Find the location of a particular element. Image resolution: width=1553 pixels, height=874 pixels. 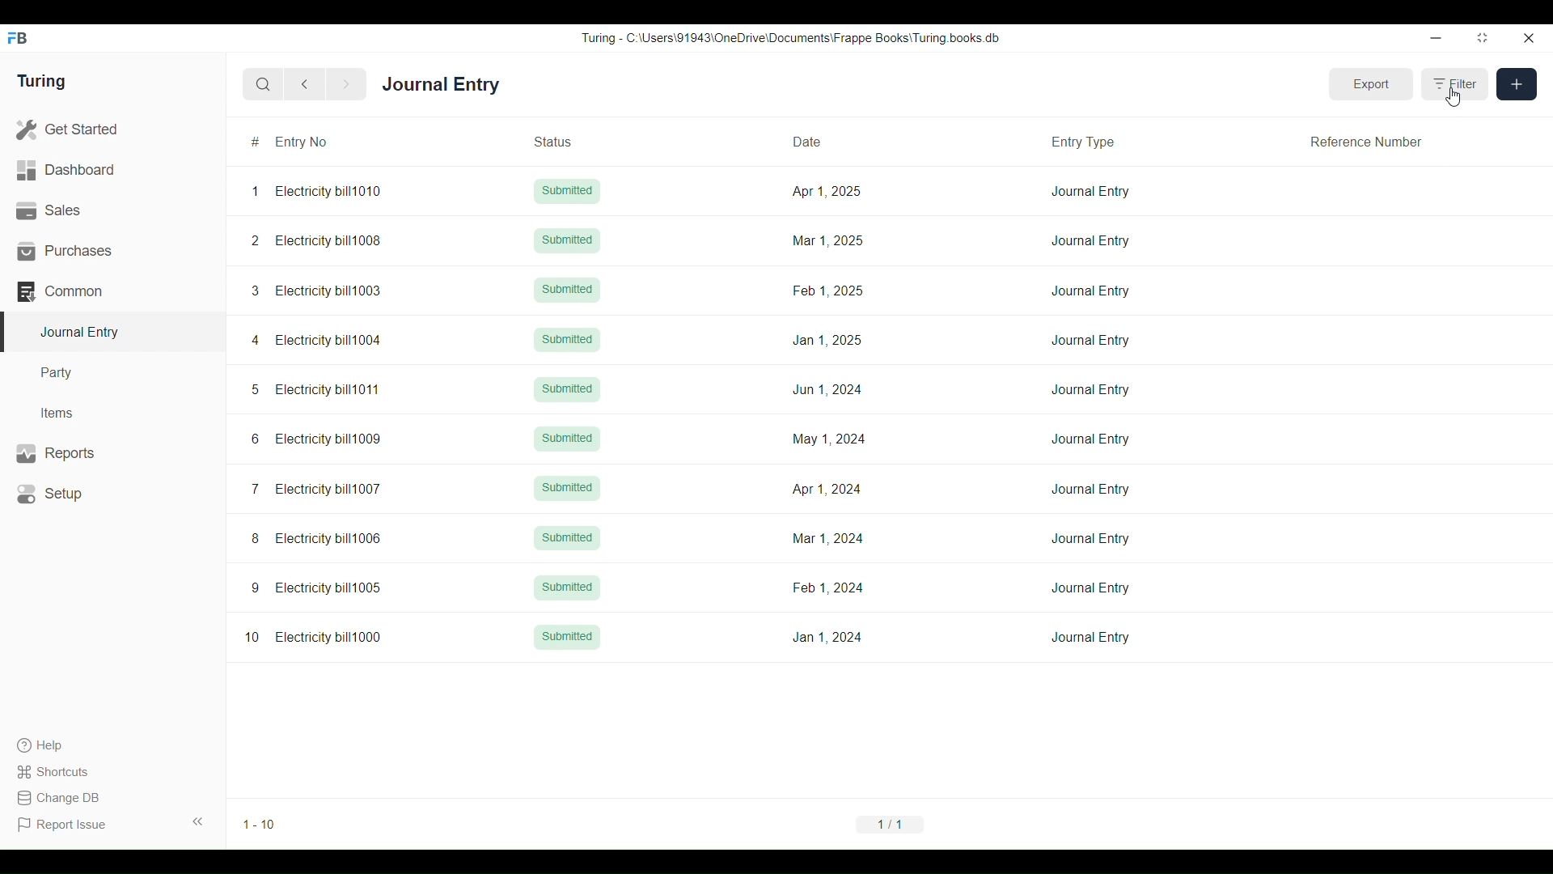

Mar 1, 2025 is located at coordinates (826, 240).